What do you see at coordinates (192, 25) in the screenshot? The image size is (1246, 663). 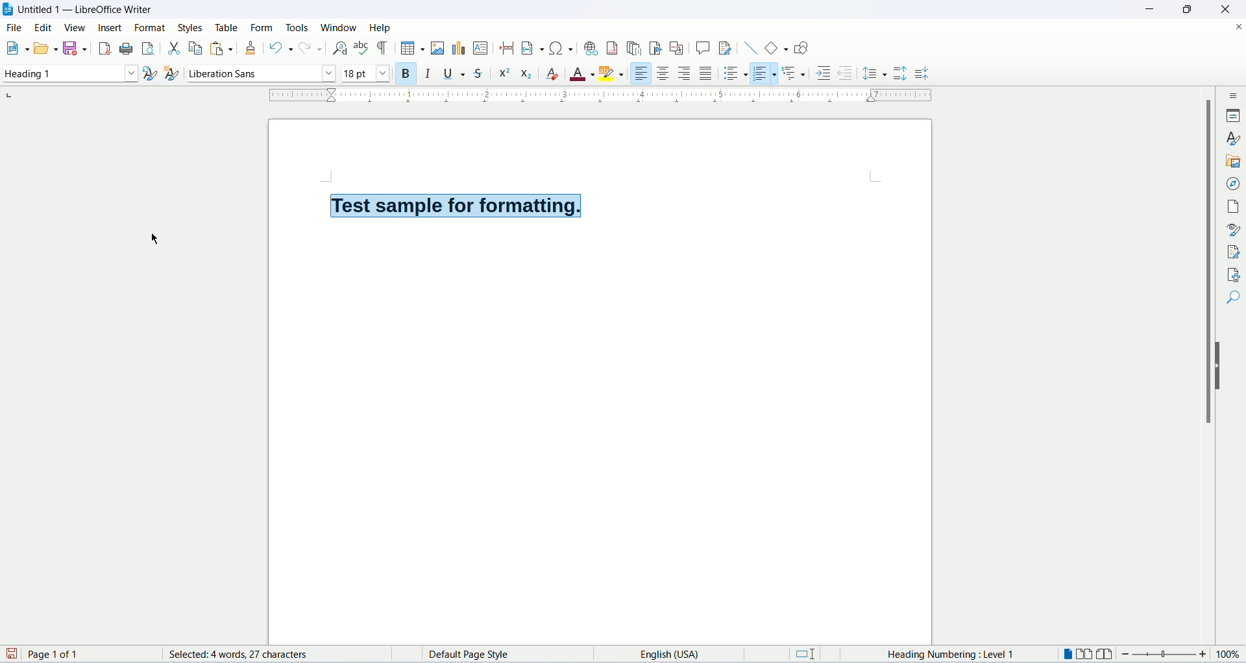 I see `styles` at bounding box center [192, 25].